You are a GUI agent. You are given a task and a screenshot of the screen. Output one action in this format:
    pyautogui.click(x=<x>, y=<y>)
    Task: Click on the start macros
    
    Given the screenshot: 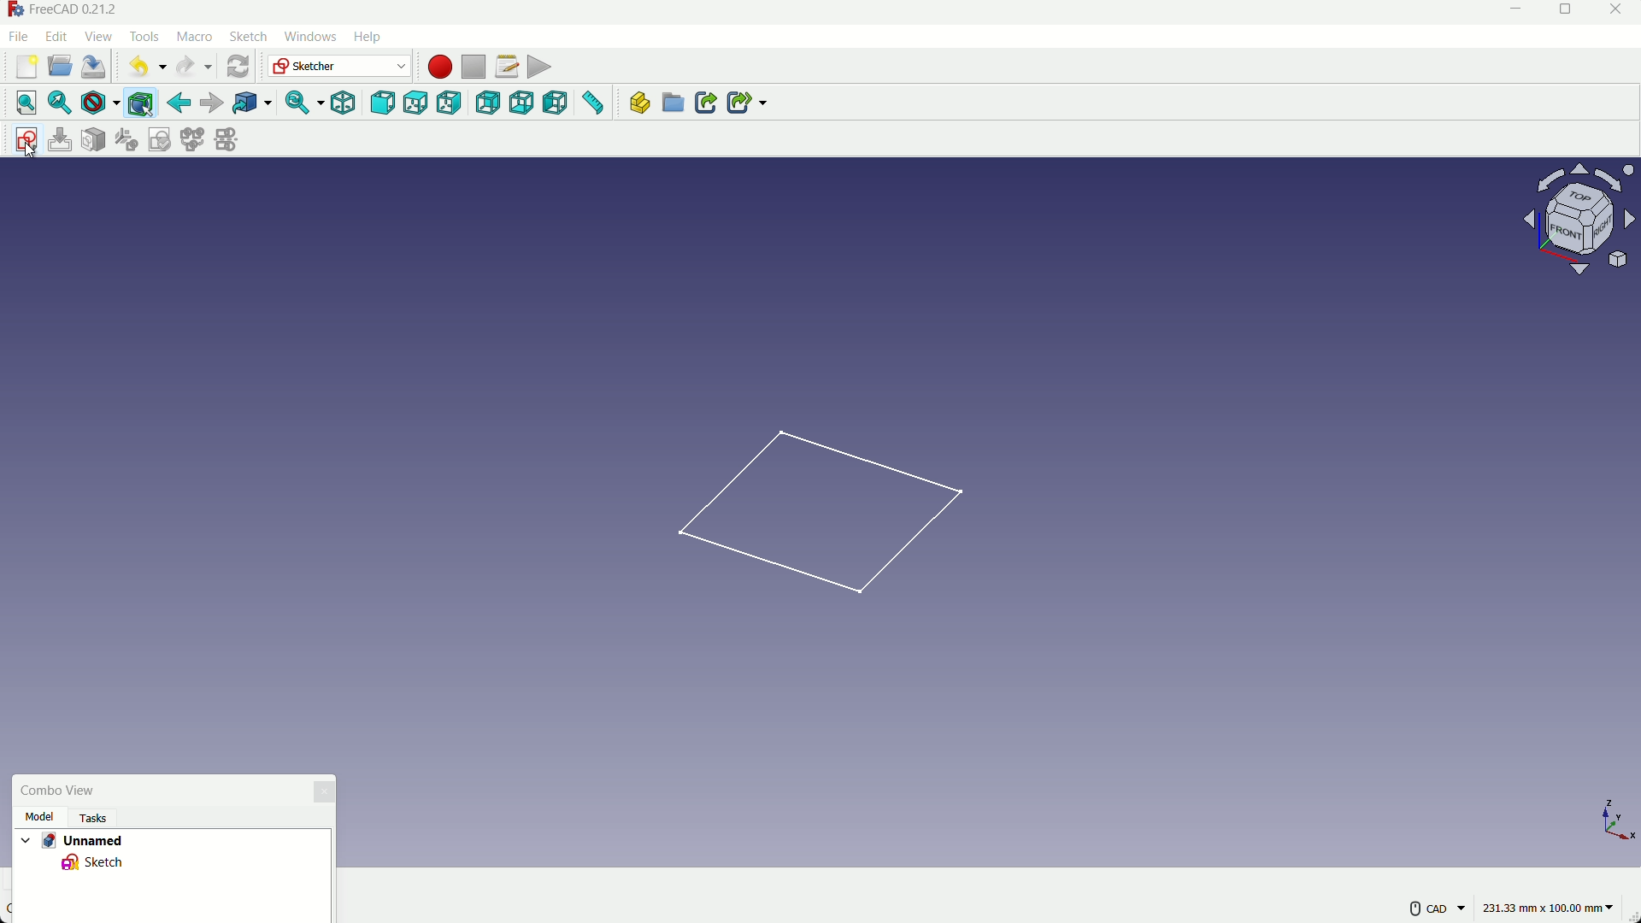 What is the action you would take?
    pyautogui.click(x=438, y=67)
    